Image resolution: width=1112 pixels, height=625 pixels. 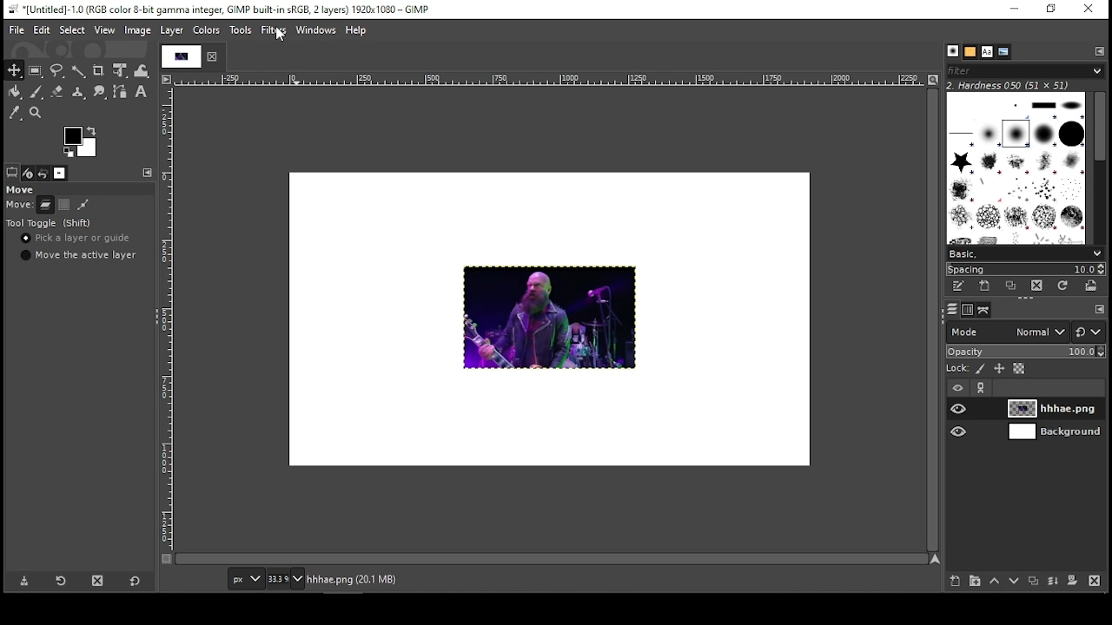 What do you see at coordinates (983, 286) in the screenshot?
I see `create a new brush` at bounding box center [983, 286].